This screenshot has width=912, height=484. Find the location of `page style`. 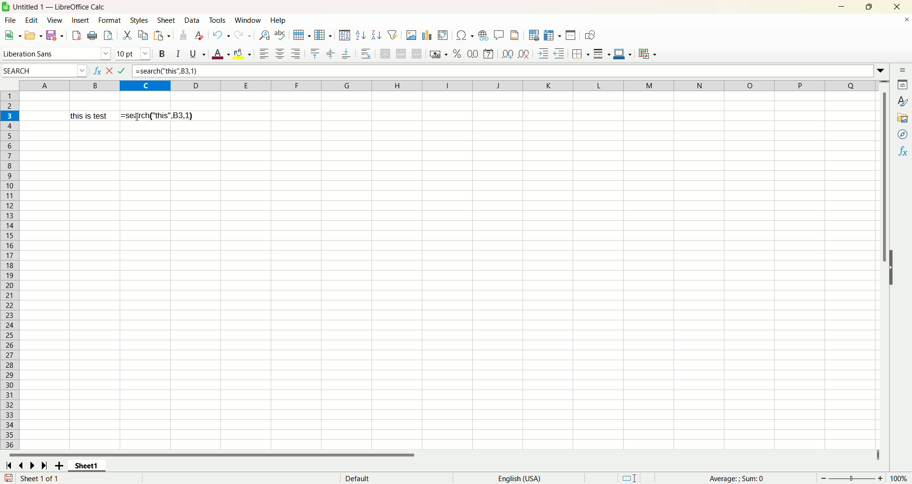

page style is located at coordinates (358, 478).